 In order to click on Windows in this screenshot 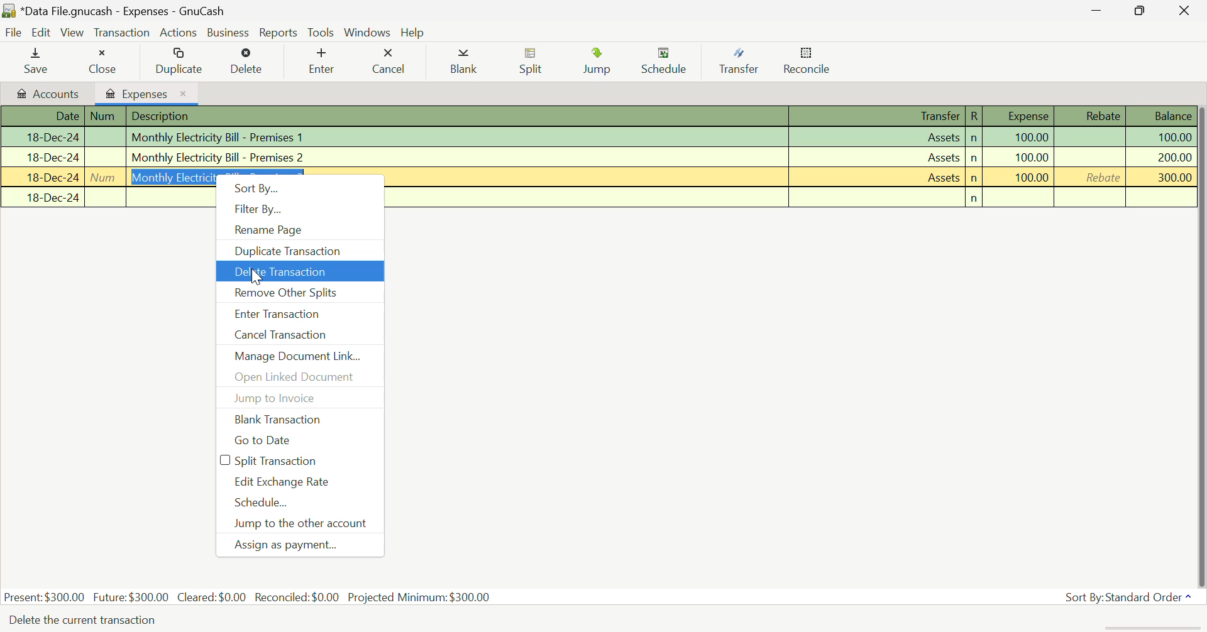, I will do `click(367, 32)`.